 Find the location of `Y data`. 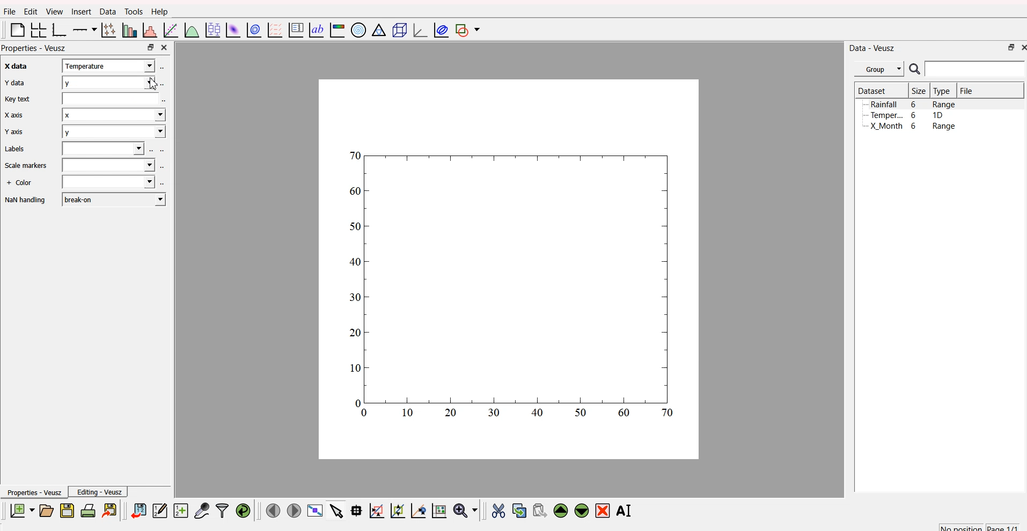

Y data is located at coordinates (14, 84).